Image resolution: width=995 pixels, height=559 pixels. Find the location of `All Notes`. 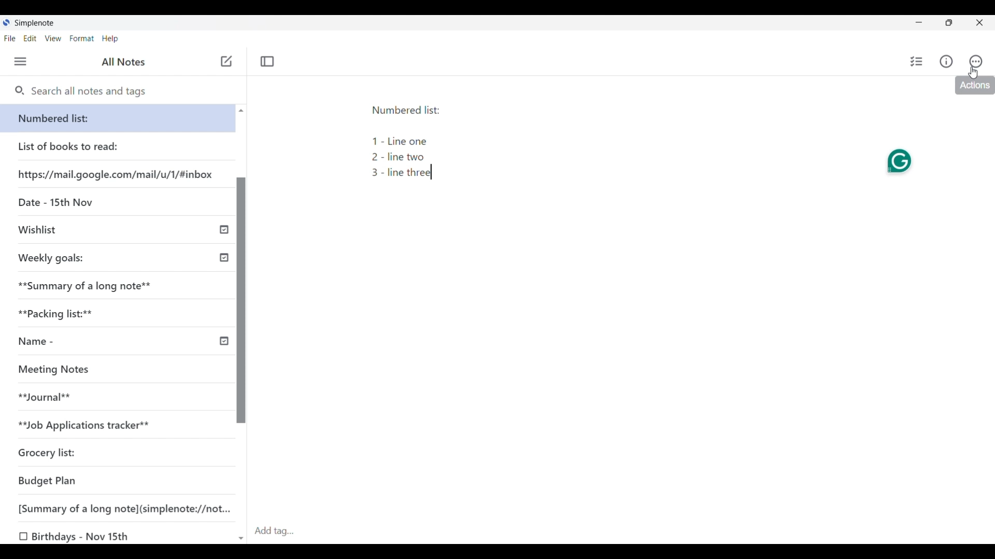

All Notes is located at coordinates (132, 63).